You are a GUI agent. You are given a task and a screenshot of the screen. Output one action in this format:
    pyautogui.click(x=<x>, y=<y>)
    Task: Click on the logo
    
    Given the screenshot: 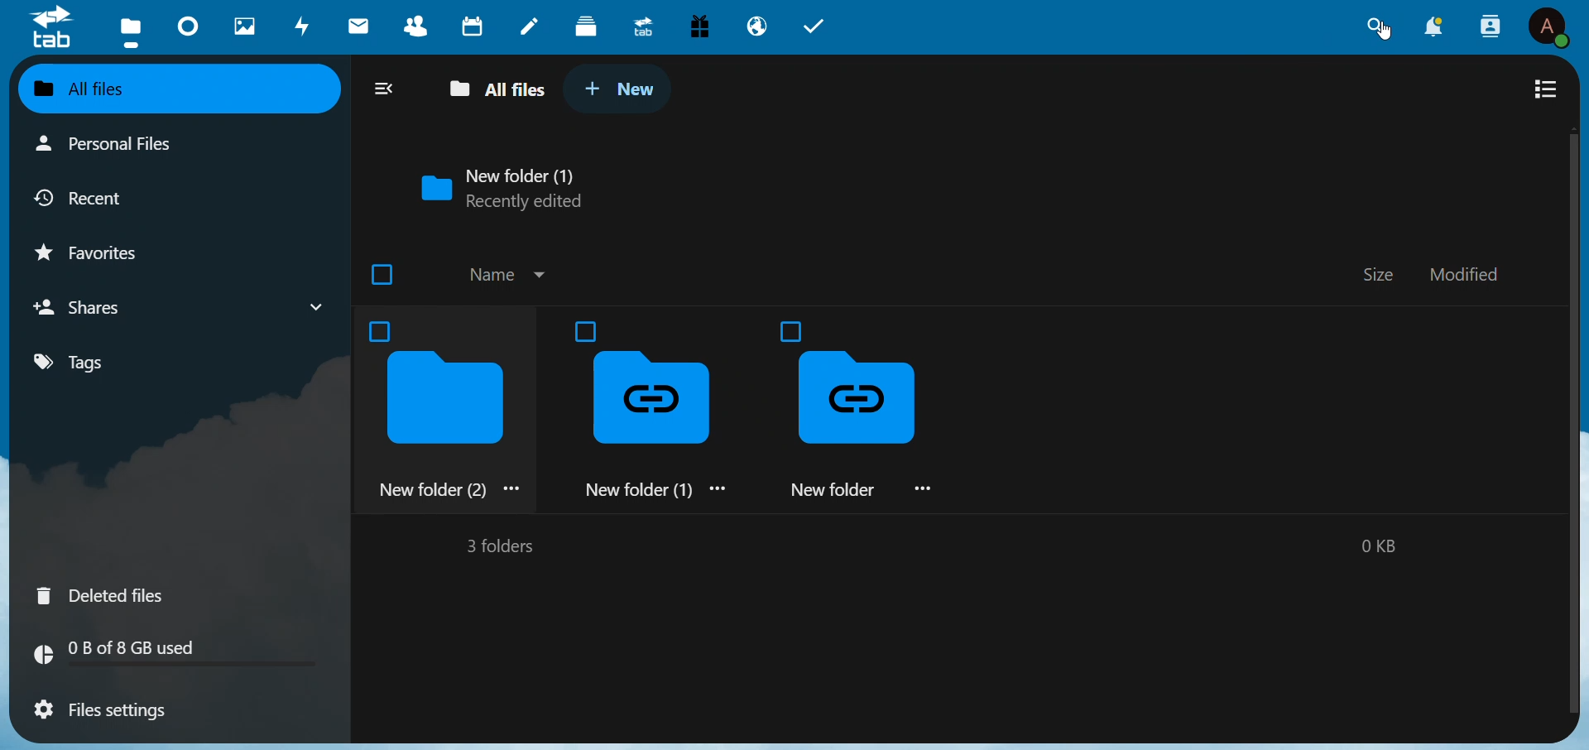 What is the action you would take?
    pyautogui.click(x=50, y=26)
    